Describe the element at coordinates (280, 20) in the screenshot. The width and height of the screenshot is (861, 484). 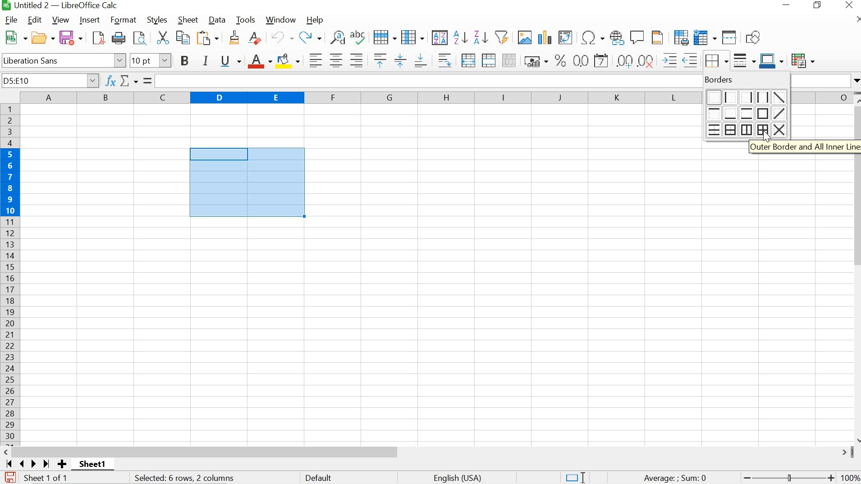
I see `WINDOW` at that location.